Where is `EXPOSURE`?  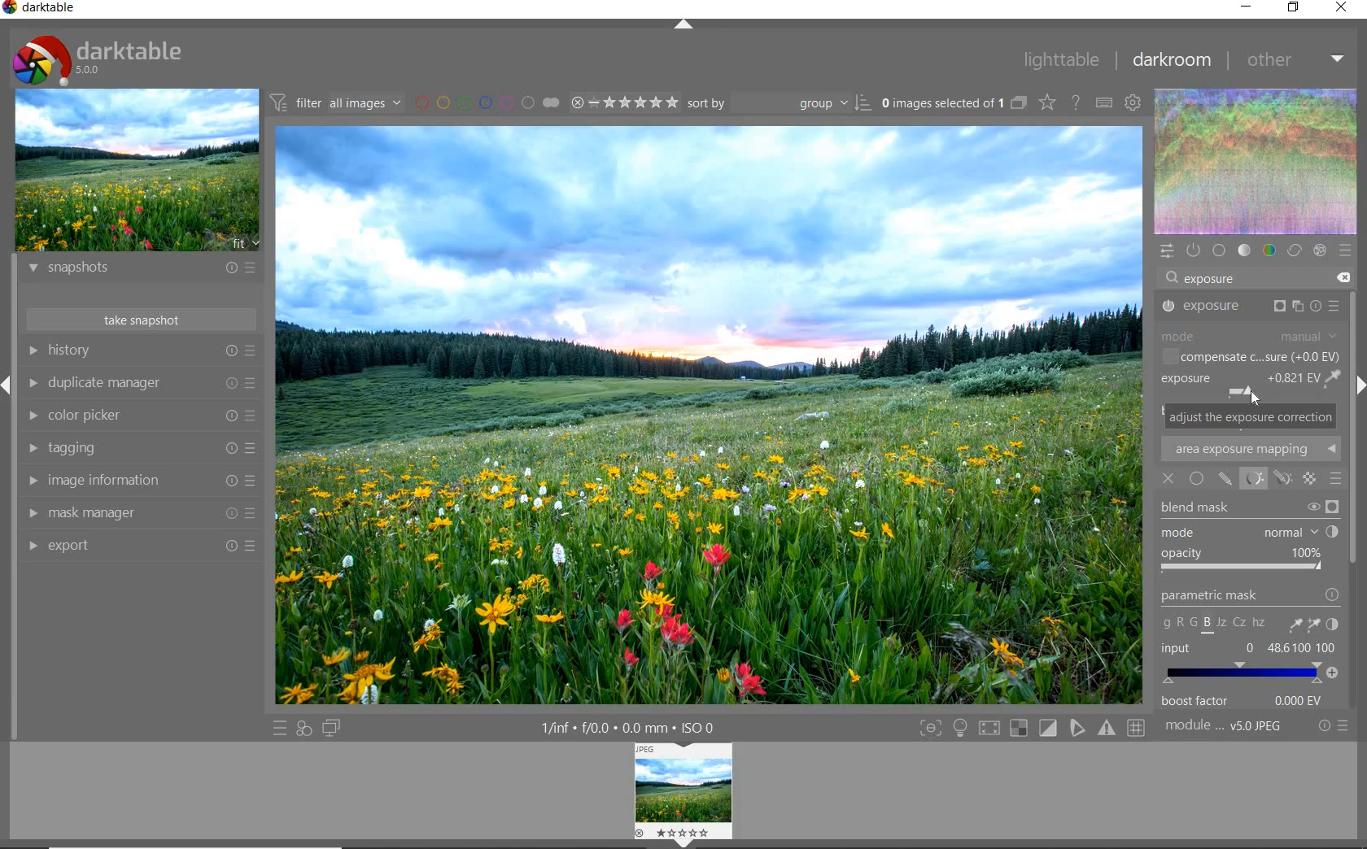
EXPOSURE is located at coordinates (1253, 307).